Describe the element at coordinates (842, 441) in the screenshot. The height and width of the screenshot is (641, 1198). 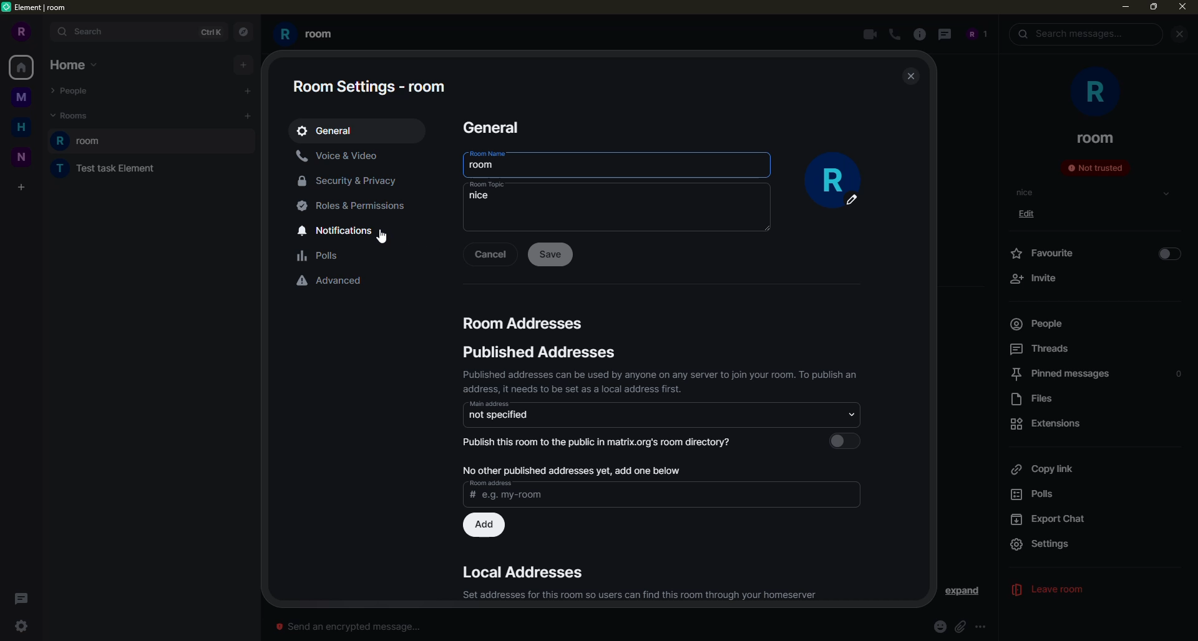
I see `enable` at that location.